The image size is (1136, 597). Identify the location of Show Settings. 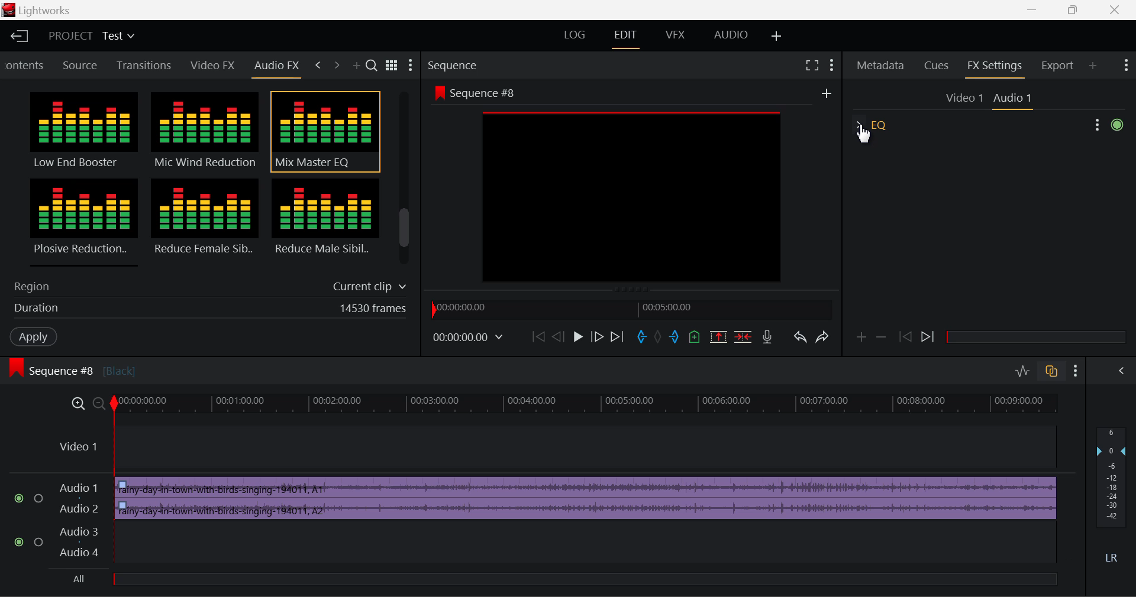
(1078, 371).